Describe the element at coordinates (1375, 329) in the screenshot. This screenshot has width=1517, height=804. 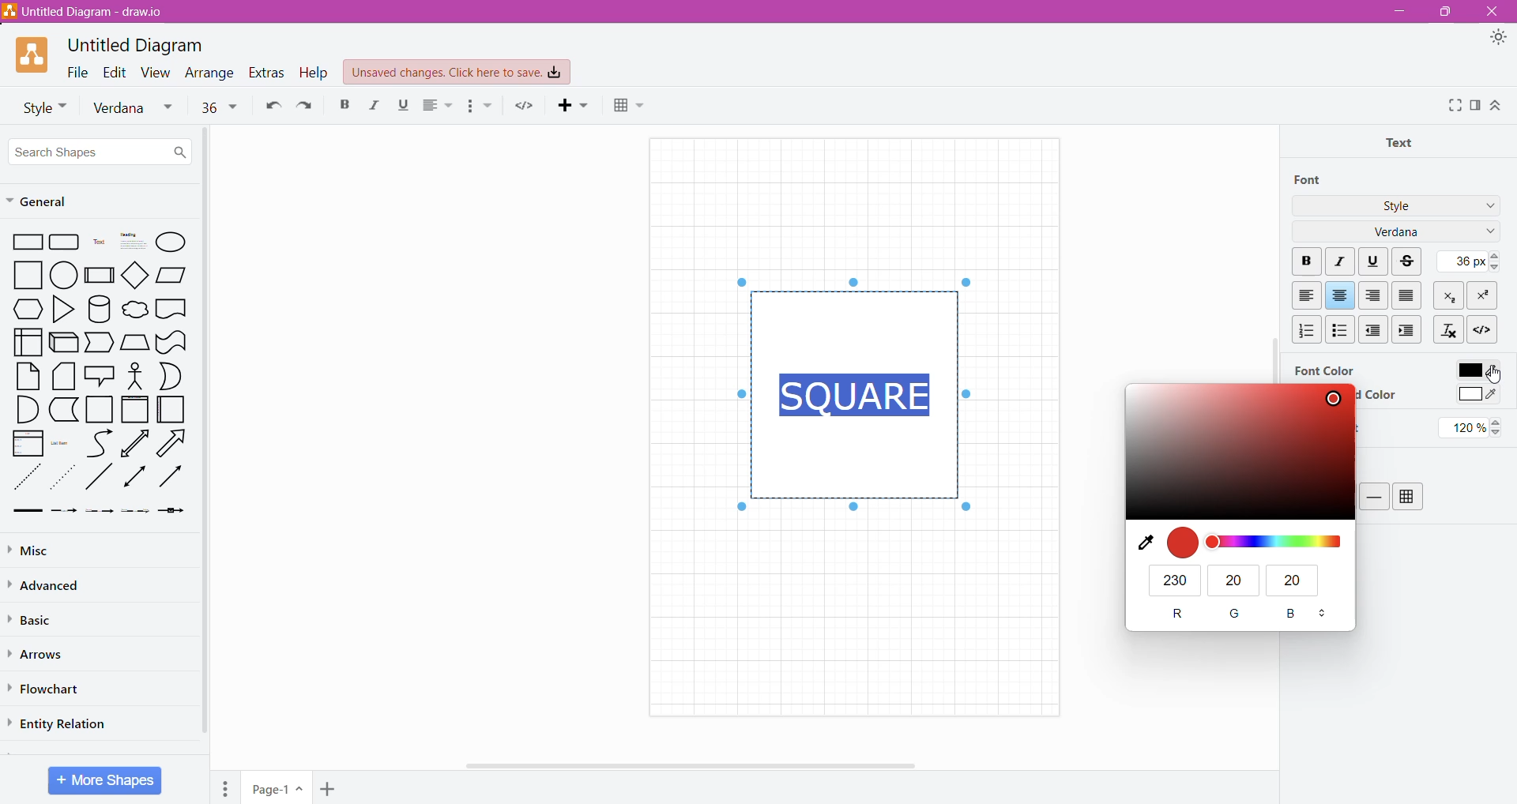
I see `Decrease Indent` at that location.